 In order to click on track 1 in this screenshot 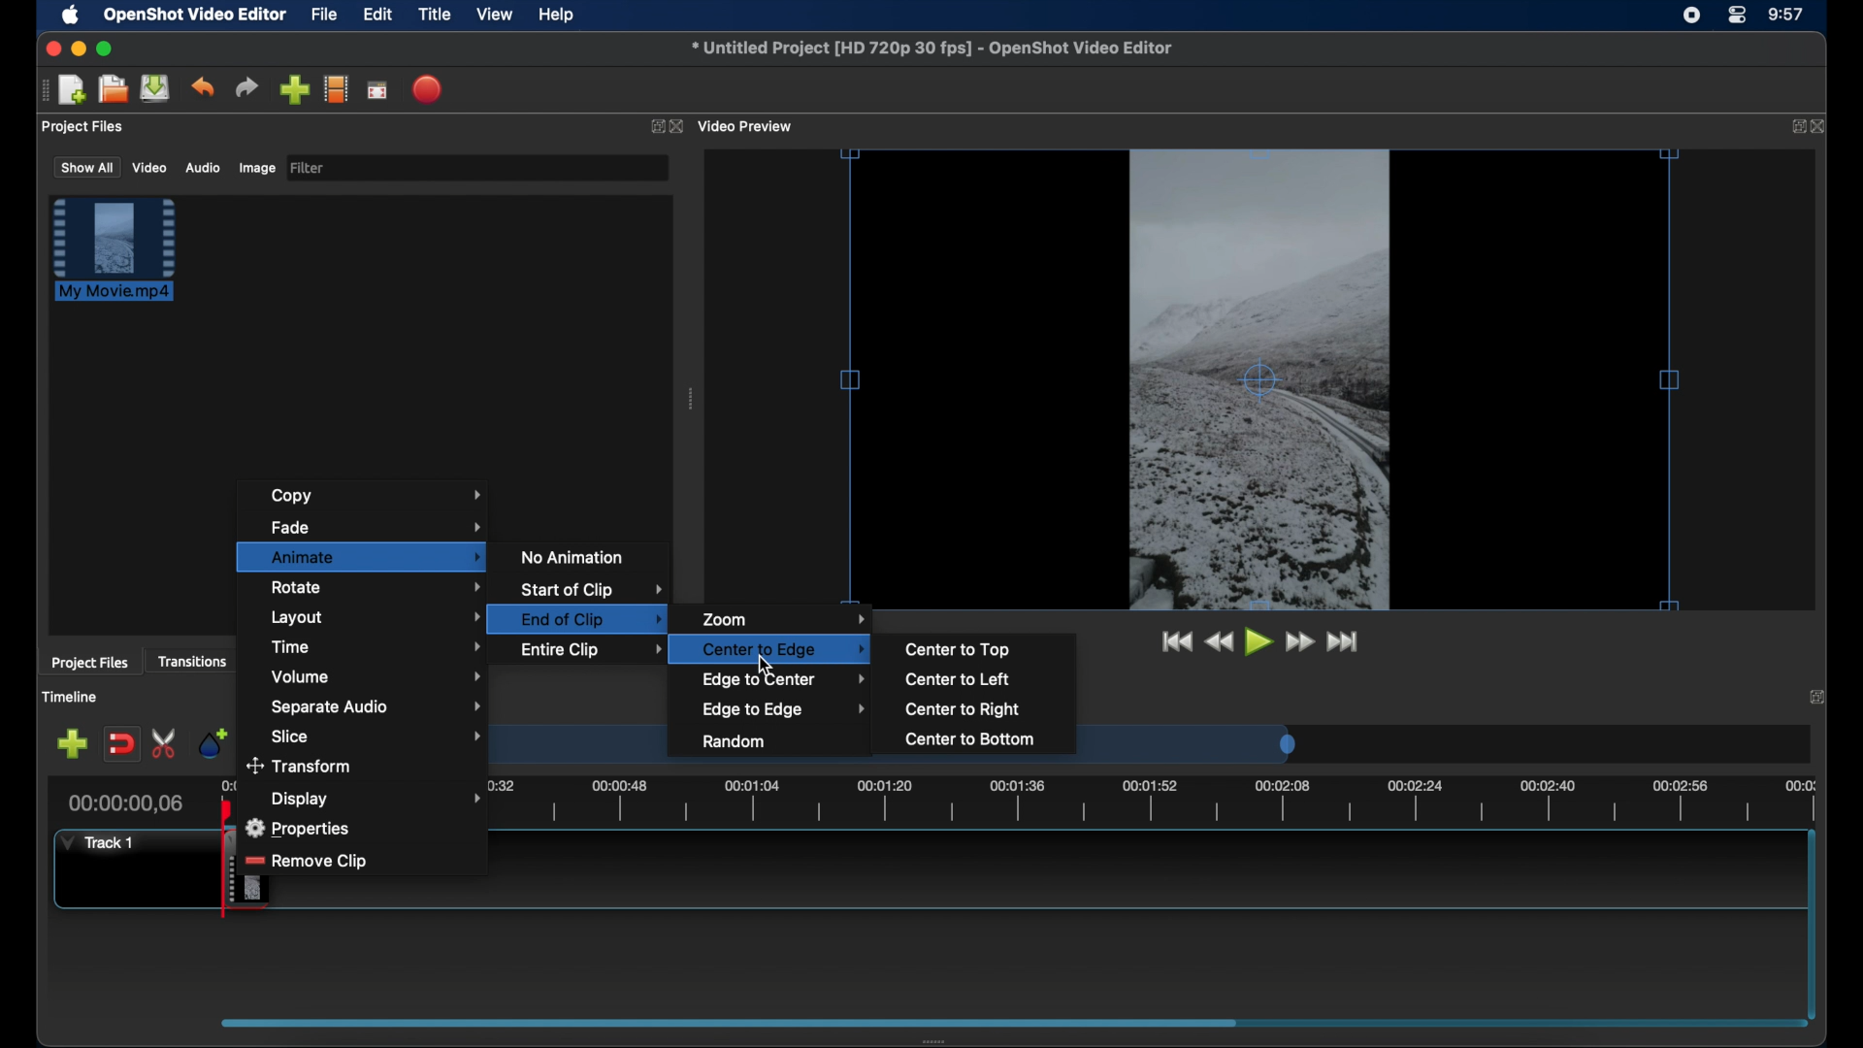, I will do `click(102, 842)`.